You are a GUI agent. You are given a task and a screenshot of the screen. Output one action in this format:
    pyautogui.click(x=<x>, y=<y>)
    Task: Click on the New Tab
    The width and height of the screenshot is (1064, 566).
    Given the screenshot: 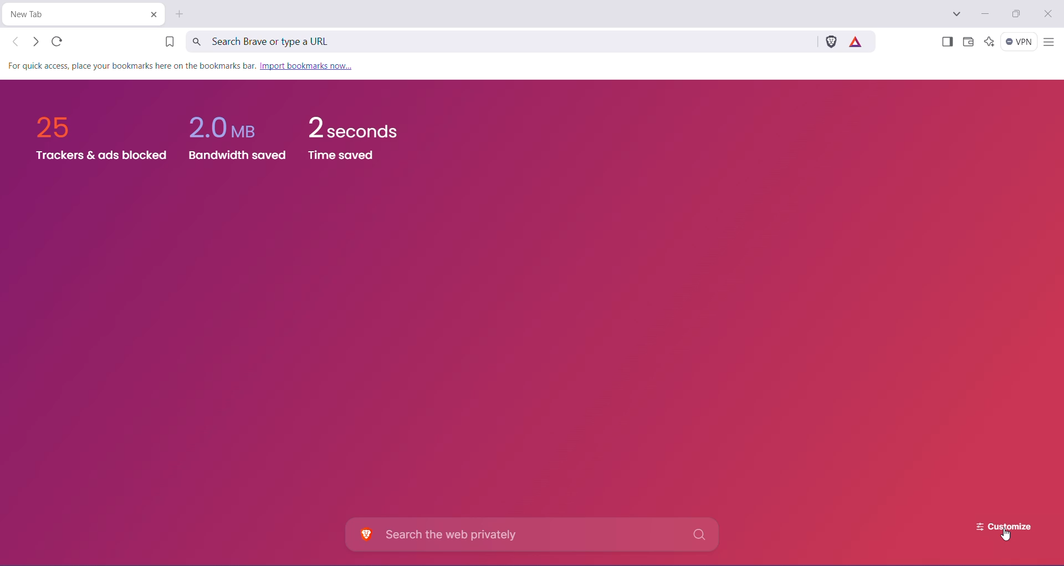 What is the action you would take?
    pyautogui.click(x=181, y=14)
    